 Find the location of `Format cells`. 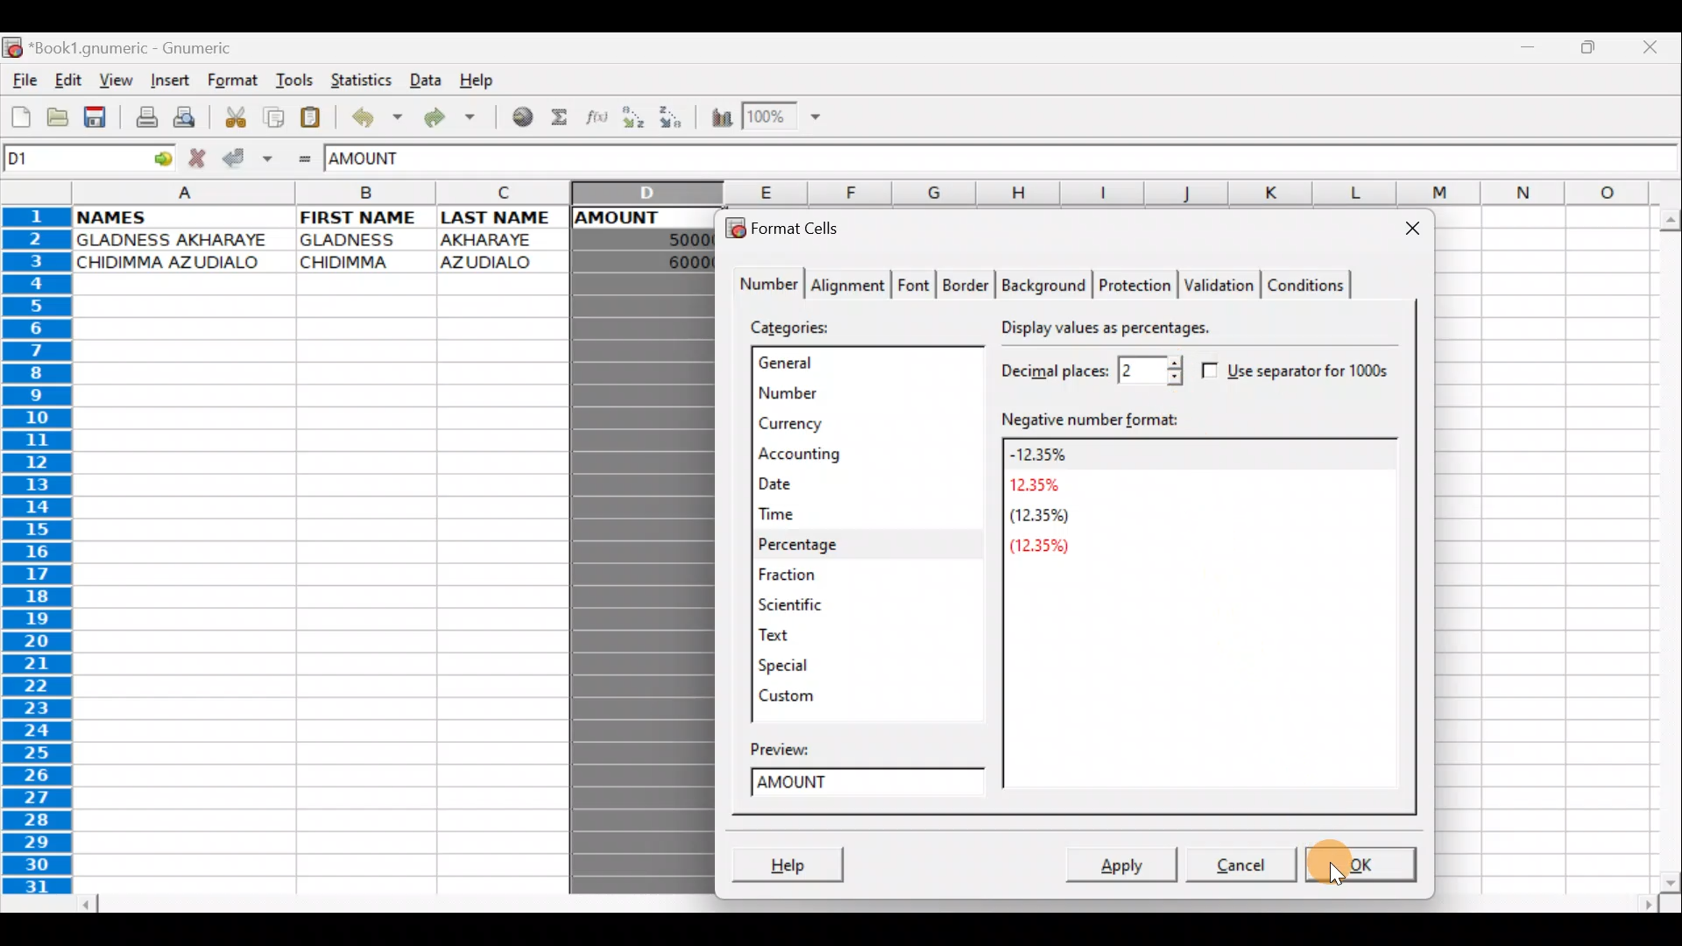

Format cells is located at coordinates (792, 226).